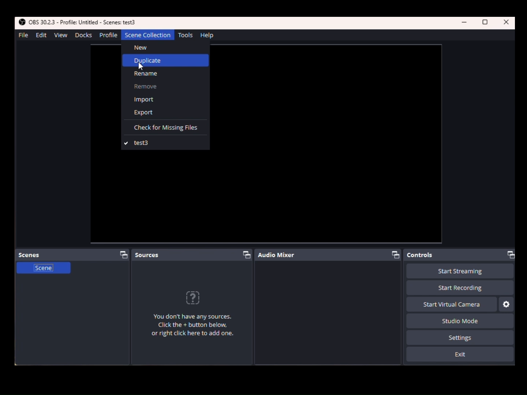 The height and width of the screenshot is (395, 527). I want to click on File, so click(23, 35).